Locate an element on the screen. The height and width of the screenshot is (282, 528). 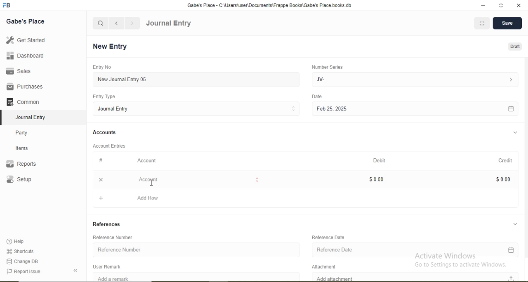
+ Add Row is located at coordinates (306, 200).